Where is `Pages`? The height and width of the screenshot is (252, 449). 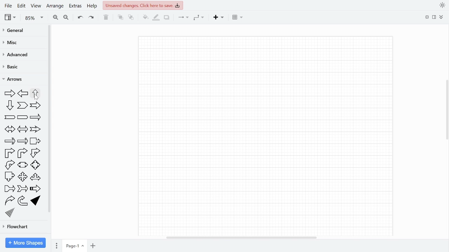
Pages is located at coordinates (56, 245).